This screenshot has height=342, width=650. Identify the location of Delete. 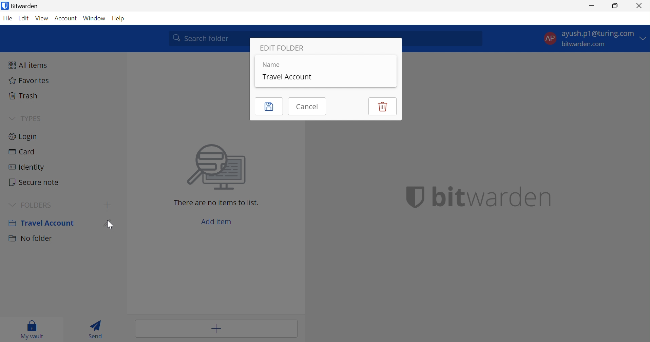
(382, 106).